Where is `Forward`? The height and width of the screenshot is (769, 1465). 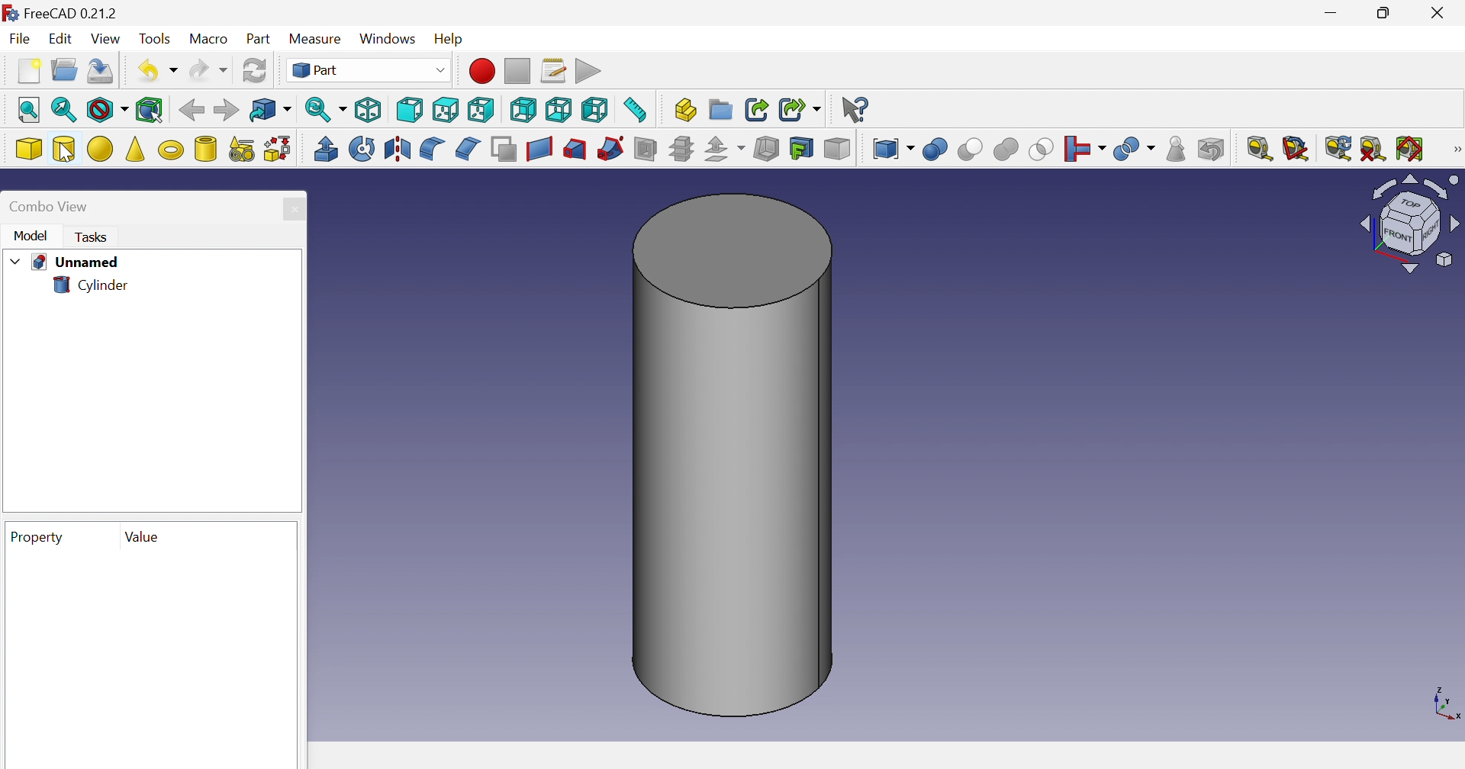
Forward is located at coordinates (225, 110).